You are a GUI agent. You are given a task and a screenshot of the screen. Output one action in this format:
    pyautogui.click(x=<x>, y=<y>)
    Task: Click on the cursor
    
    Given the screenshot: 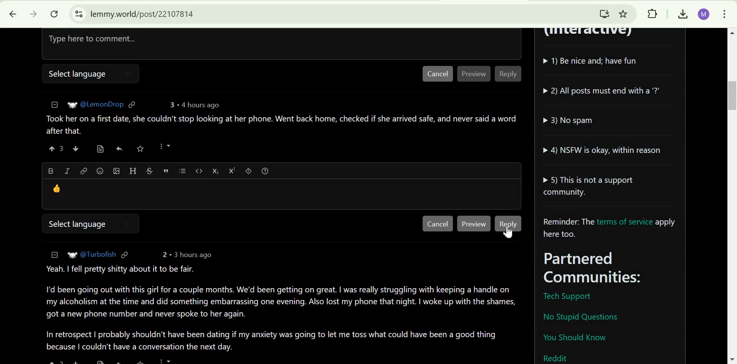 What is the action you would take?
    pyautogui.click(x=507, y=233)
    